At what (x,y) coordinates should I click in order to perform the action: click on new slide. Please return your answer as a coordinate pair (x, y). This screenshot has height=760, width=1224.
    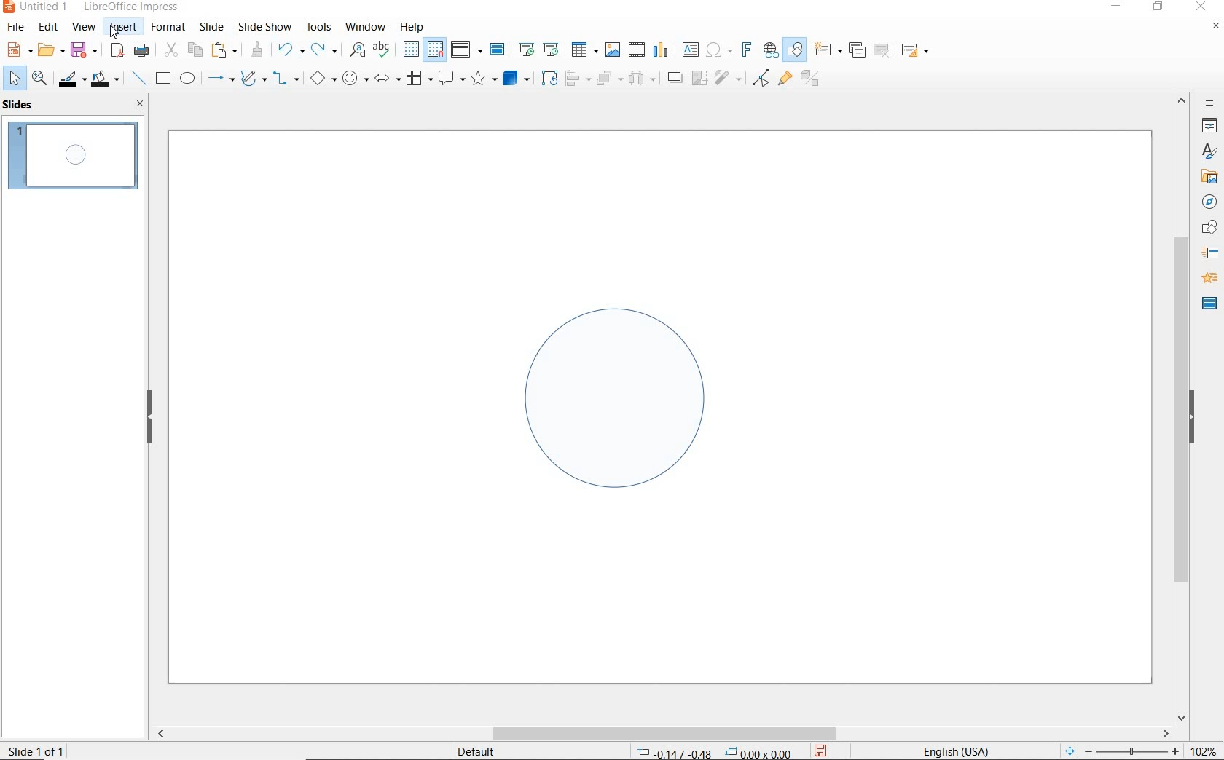
    Looking at the image, I should click on (828, 50).